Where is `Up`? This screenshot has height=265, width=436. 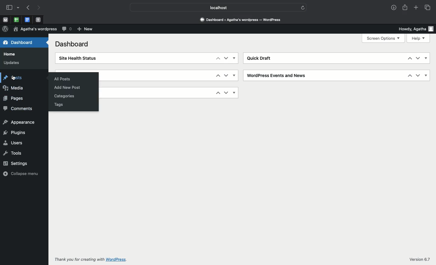 Up is located at coordinates (410, 58).